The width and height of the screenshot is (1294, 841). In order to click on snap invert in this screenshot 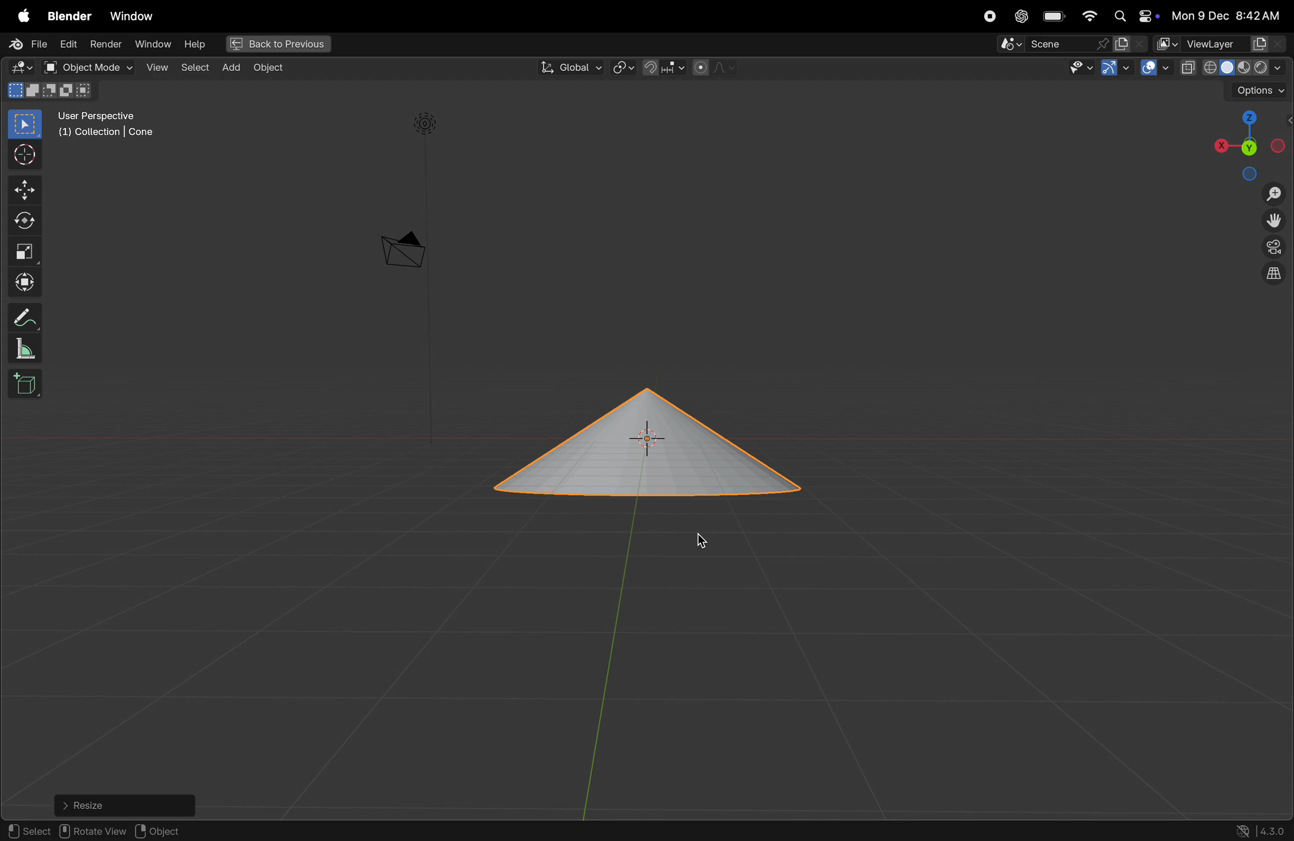, I will do `click(533, 829)`.